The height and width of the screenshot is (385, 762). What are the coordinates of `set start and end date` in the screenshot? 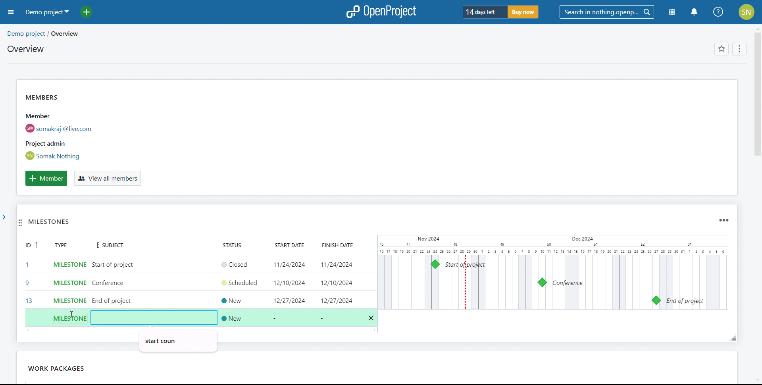 It's located at (325, 282).